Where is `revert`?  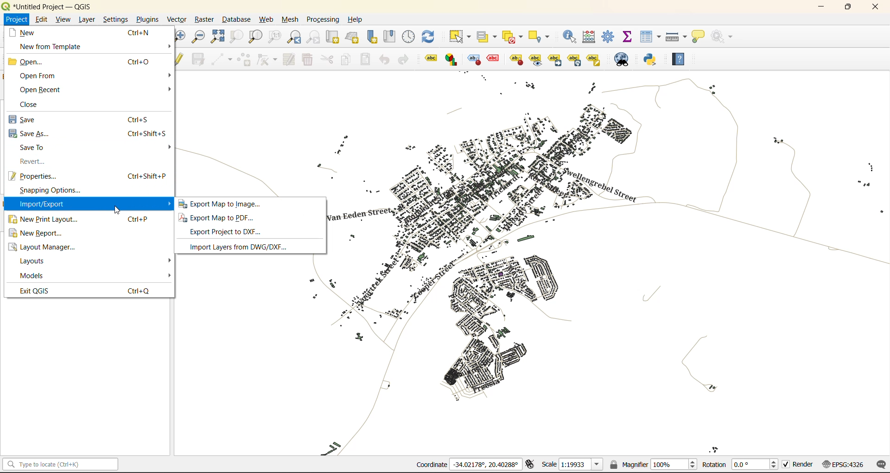 revert is located at coordinates (31, 162).